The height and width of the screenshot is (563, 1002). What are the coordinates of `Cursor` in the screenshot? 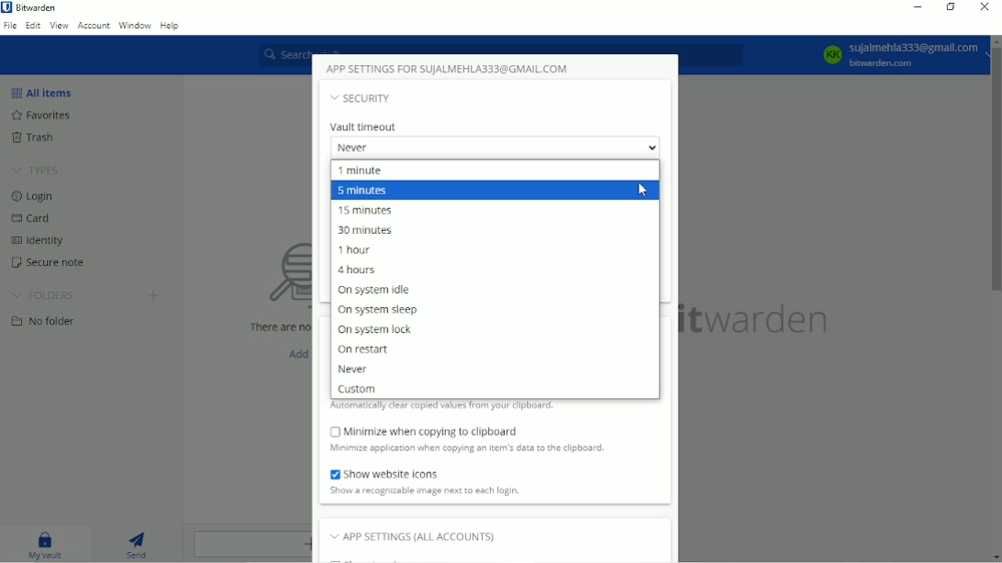 It's located at (642, 190).